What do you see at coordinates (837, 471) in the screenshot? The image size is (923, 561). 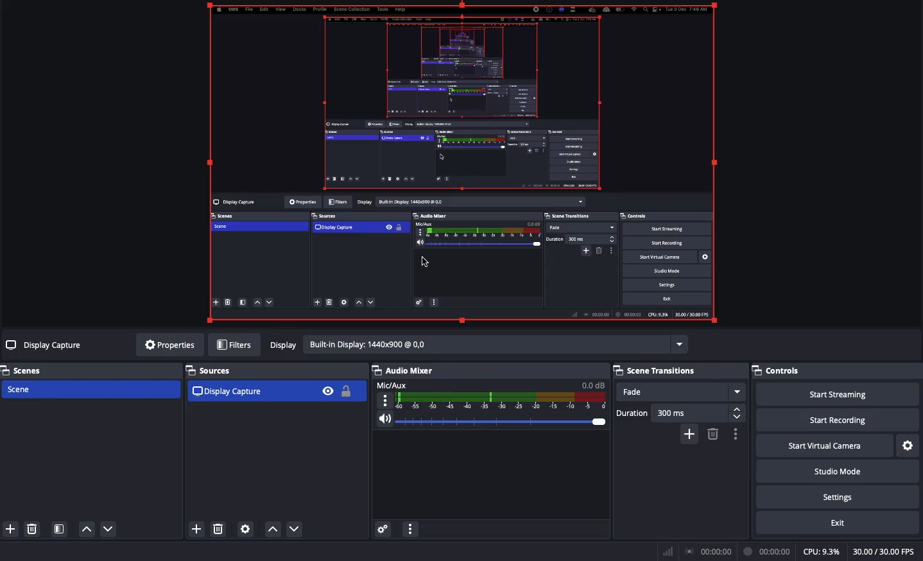 I see `Studio mode` at bounding box center [837, 471].